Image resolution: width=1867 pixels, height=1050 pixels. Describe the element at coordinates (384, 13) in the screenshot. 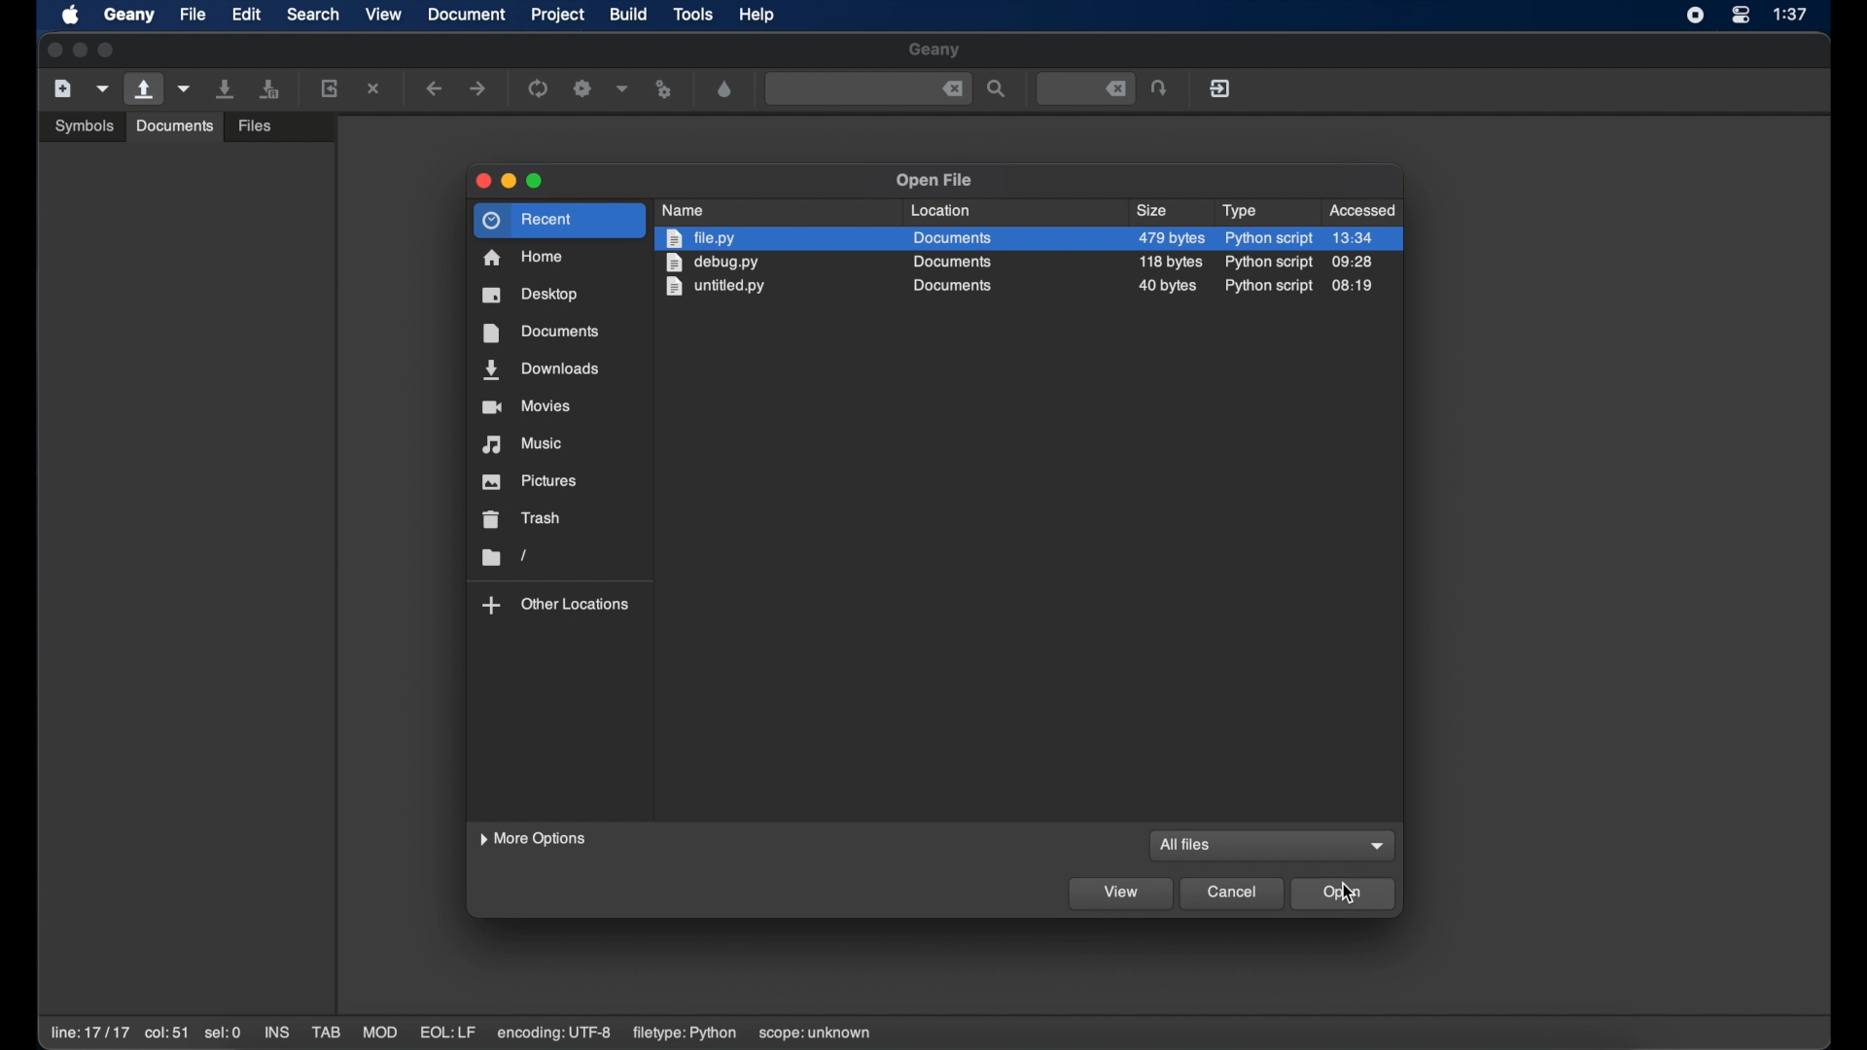

I see `view` at that location.